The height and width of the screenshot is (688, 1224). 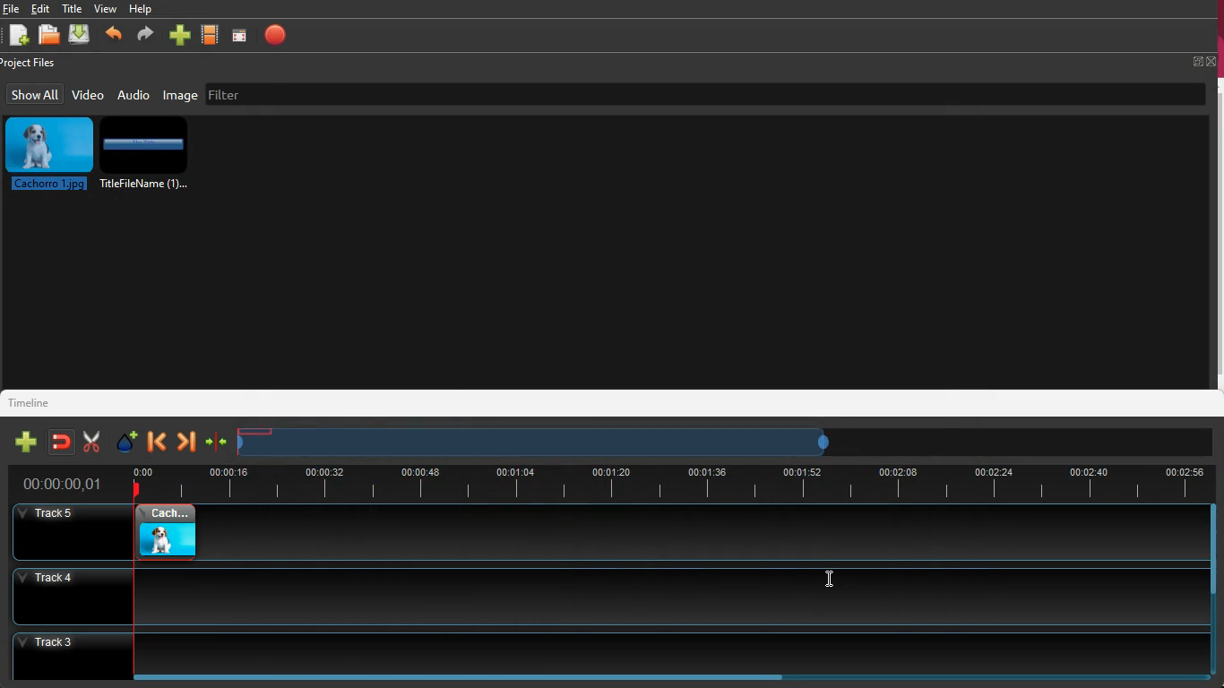 I want to click on add, so click(x=179, y=37).